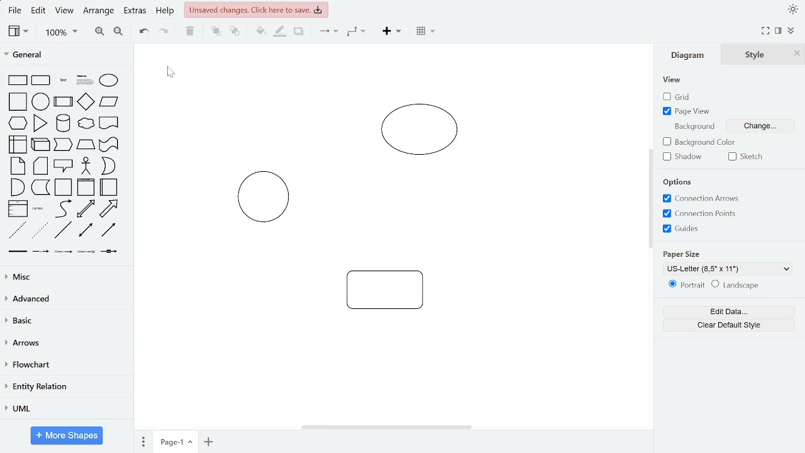 The image size is (805, 453). Describe the element at coordinates (64, 187) in the screenshot. I see `container` at that location.